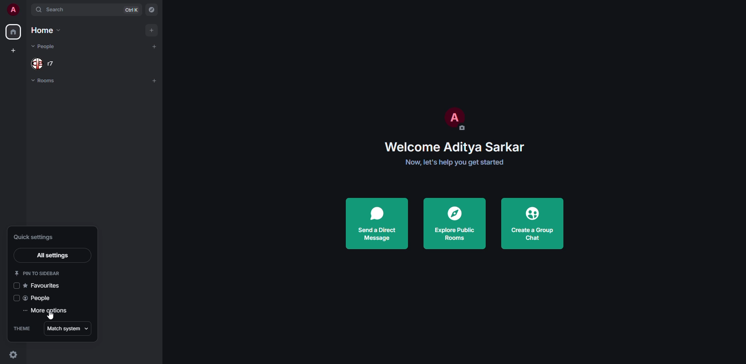 The width and height of the screenshot is (746, 364). What do you see at coordinates (40, 237) in the screenshot?
I see `quick settings` at bounding box center [40, 237].